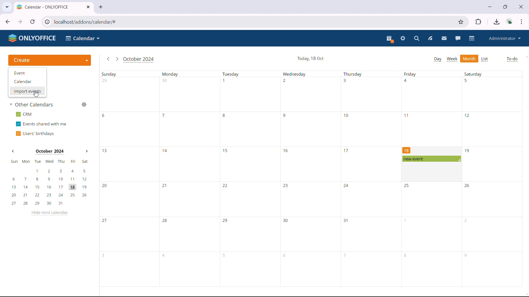 This screenshot has height=297, width=529. What do you see at coordinates (468, 151) in the screenshot?
I see `19` at bounding box center [468, 151].